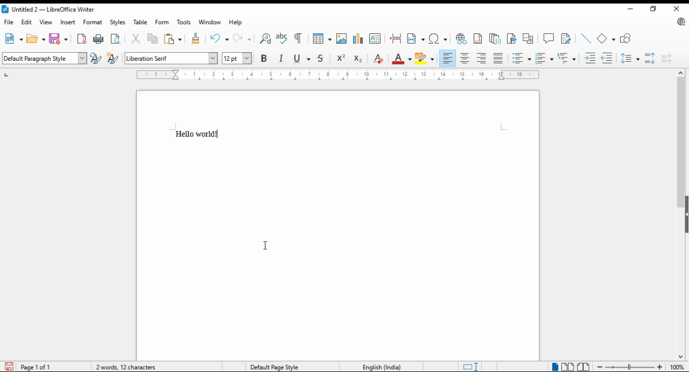  Describe the element at coordinates (357, 39) in the screenshot. I see `insert chart` at that location.